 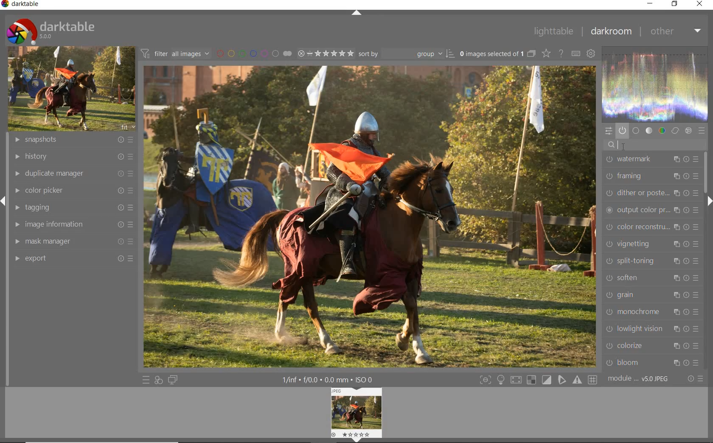 What do you see at coordinates (358, 413) in the screenshot?
I see `Image preview` at bounding box center [358, 413].